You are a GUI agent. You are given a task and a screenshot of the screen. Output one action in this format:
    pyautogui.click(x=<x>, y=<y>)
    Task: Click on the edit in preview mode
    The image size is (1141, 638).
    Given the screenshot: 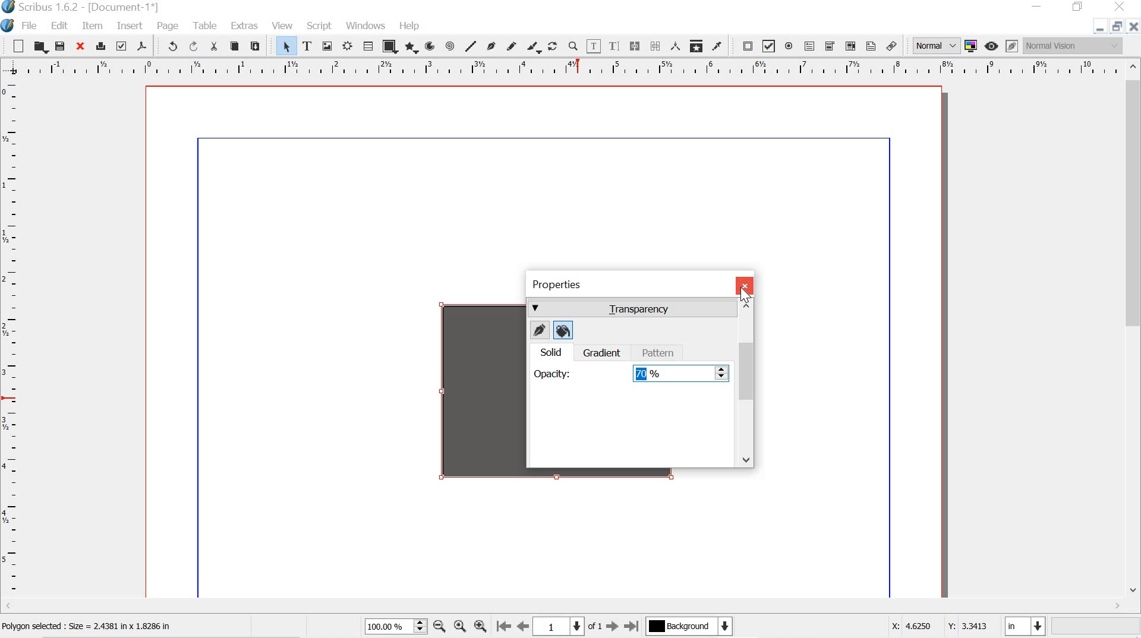 What is the action you would take?
    pyautogui.click(x=1011, y=45)
    